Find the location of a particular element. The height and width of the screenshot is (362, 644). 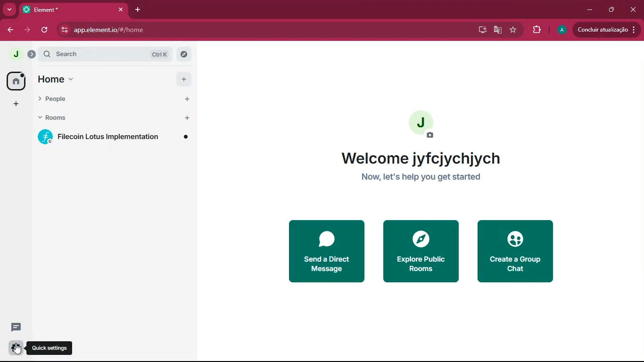

refresh is located at coordinates (48, 30).